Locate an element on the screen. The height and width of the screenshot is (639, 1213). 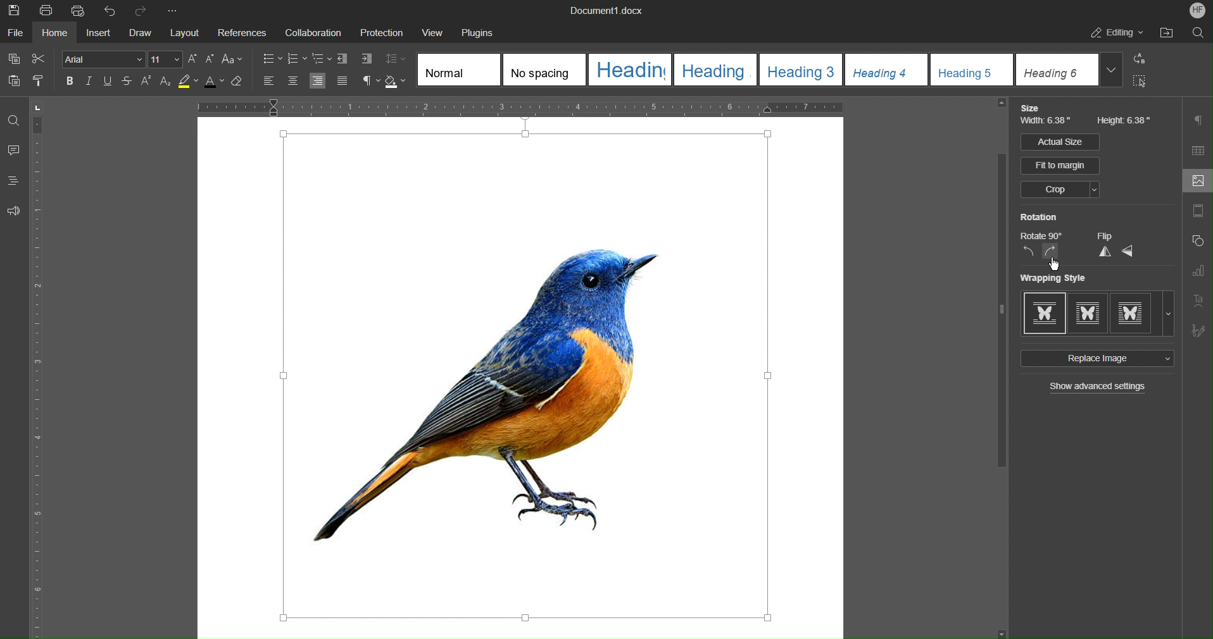
Increase Font Size is located at coordinates (192, 59).